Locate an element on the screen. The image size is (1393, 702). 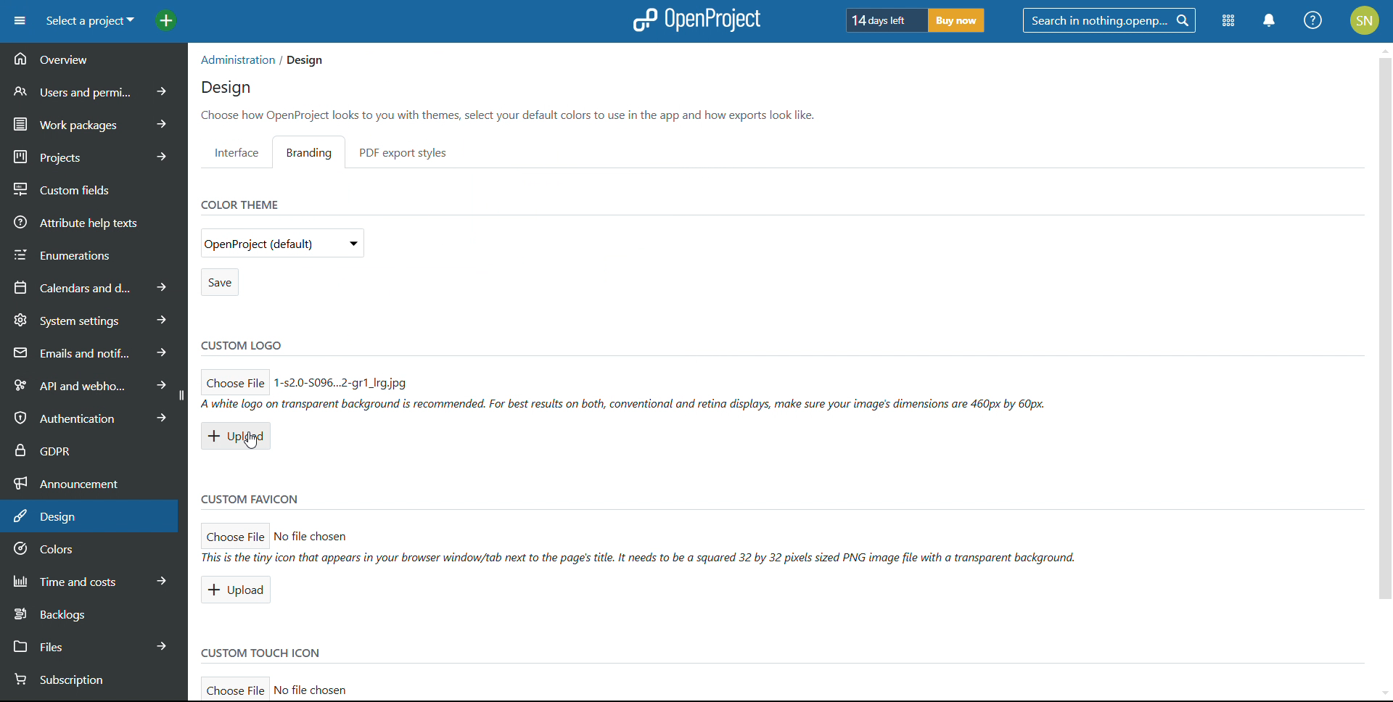
api and webhooks is located at coordinates (86, 383).